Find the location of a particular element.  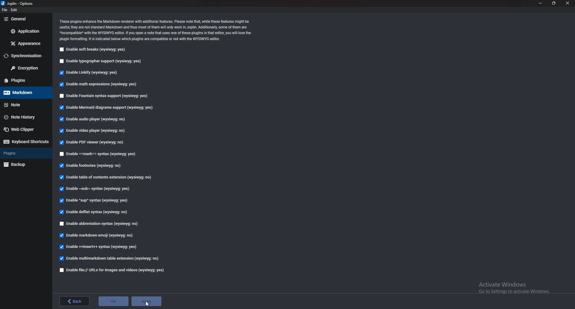

Backup is located at coordinates (24, 164).